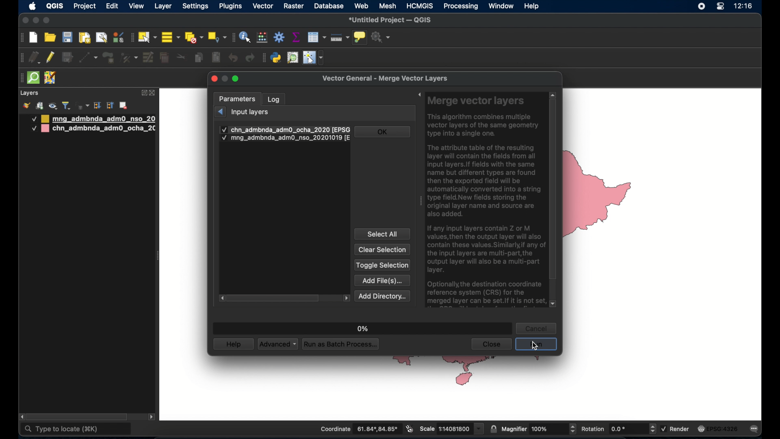 This screenshot has height=439, width=780. I want to click on web, so click(362, 6).